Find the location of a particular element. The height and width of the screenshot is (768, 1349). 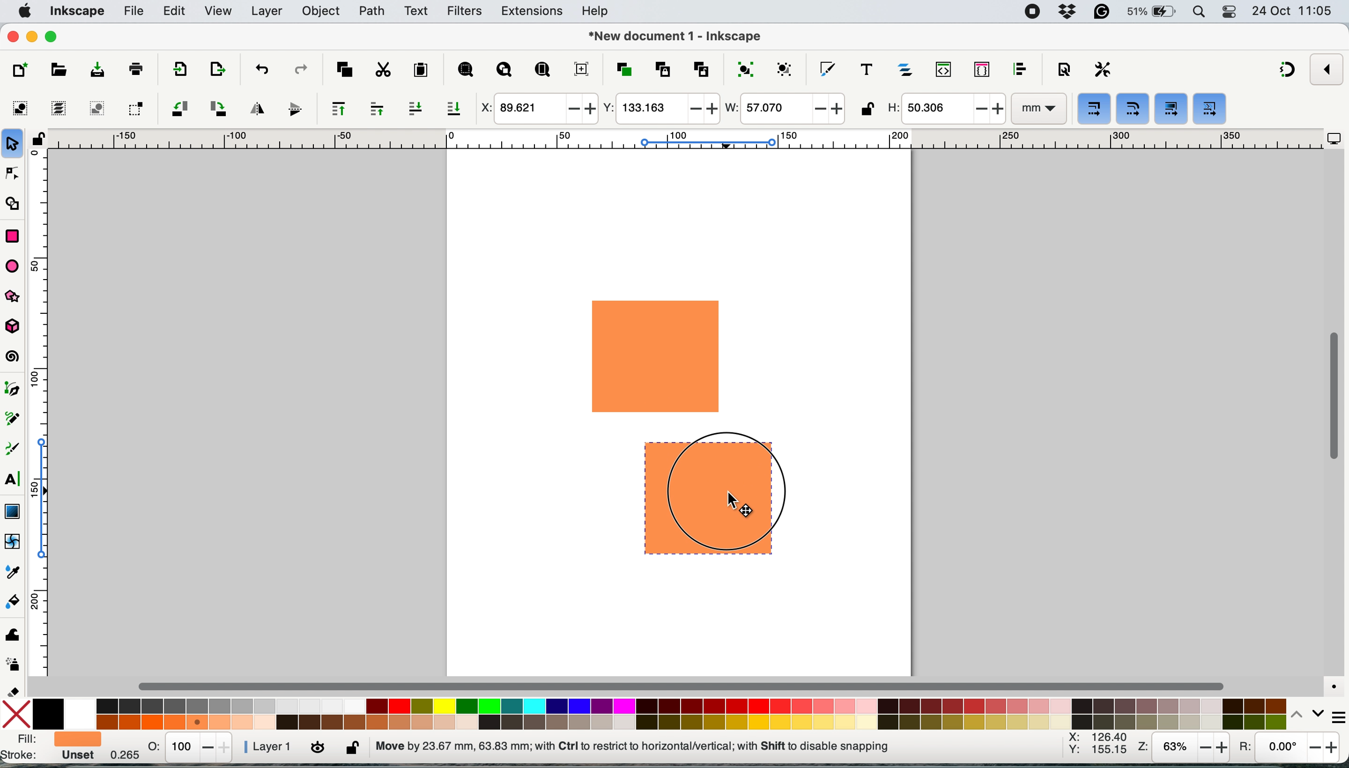

spotlight search is located at coordinates (1200, 13).